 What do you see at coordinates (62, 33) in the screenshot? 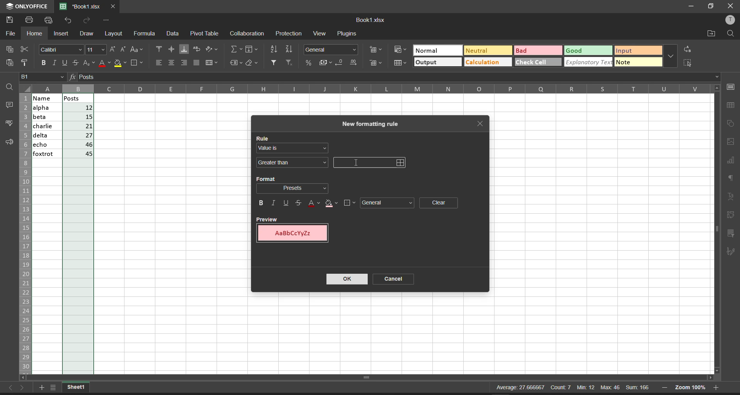
I see `insert` at bounding box center [62, 33].